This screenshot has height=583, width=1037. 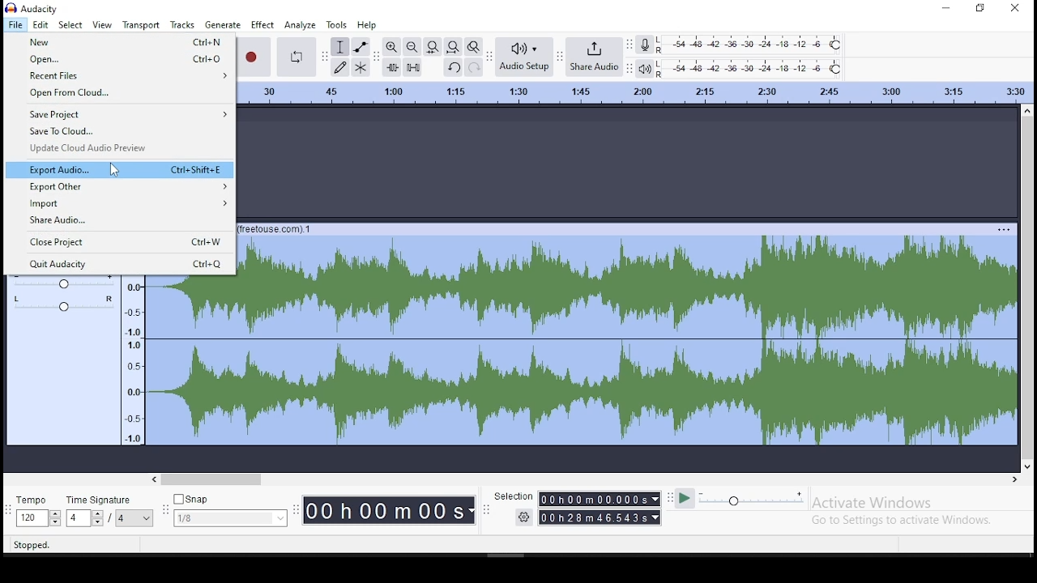 What do you see at coordinates (453, 48) in the screenshot?
I see `fit to project to width` at bounding box center [453, 48].